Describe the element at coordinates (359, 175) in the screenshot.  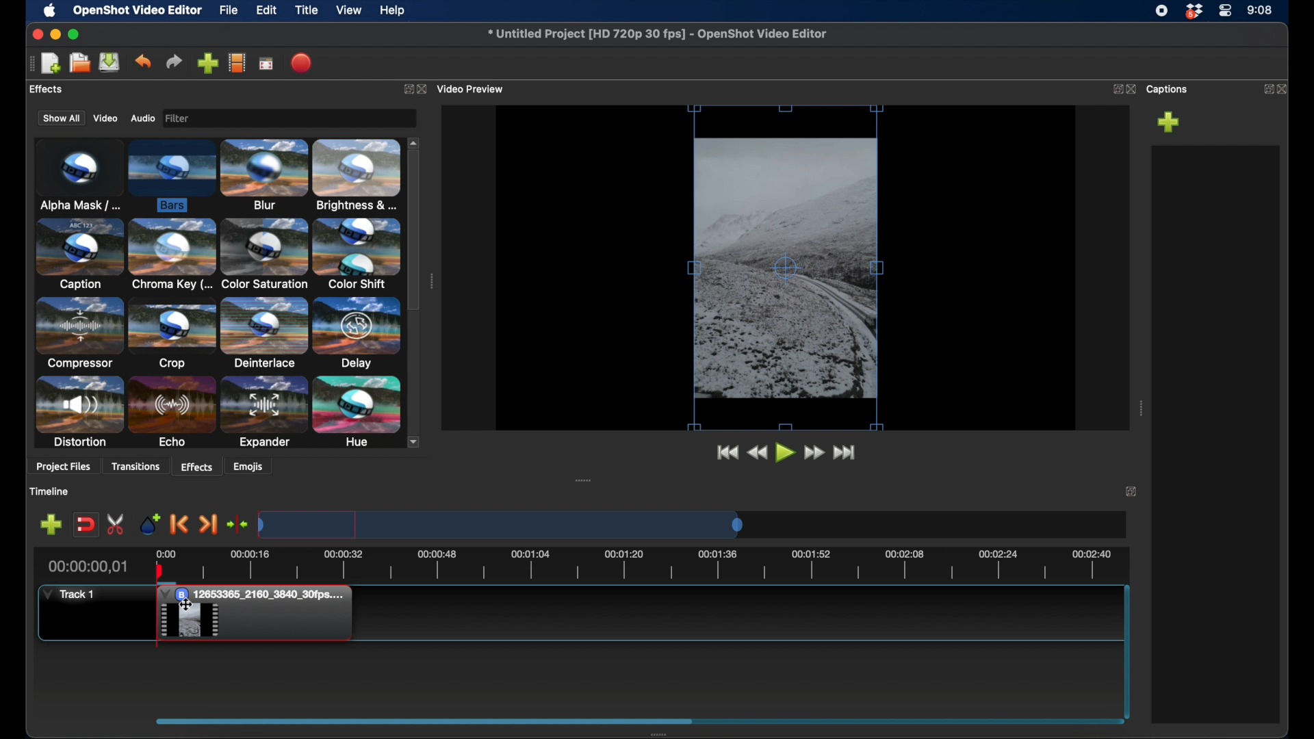
I see `brightness & contrast` at that location.